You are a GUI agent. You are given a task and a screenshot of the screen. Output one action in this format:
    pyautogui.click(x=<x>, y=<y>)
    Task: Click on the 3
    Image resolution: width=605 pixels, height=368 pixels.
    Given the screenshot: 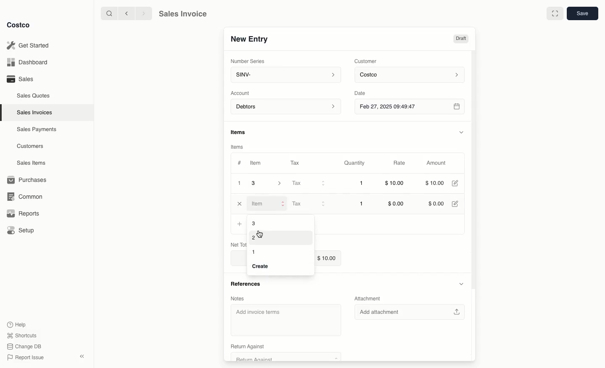 What is the action you would take?
    pyautogui.click(x=254, y=223)
    